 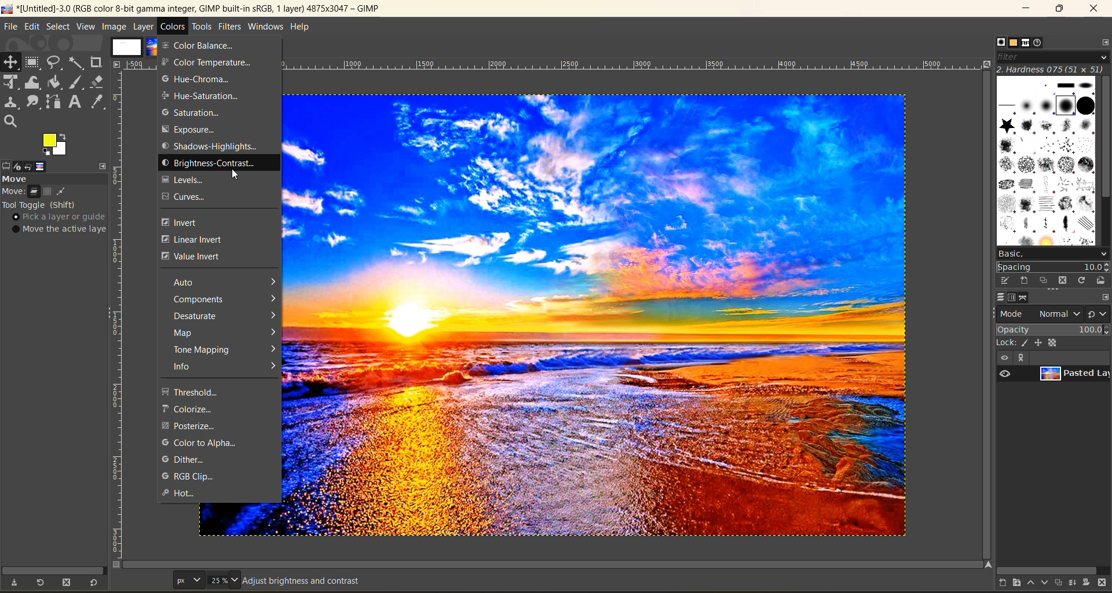 What do you see at coordinates (598, 312) in the screenshot?
I see `image` at bounding box center [598, 312].